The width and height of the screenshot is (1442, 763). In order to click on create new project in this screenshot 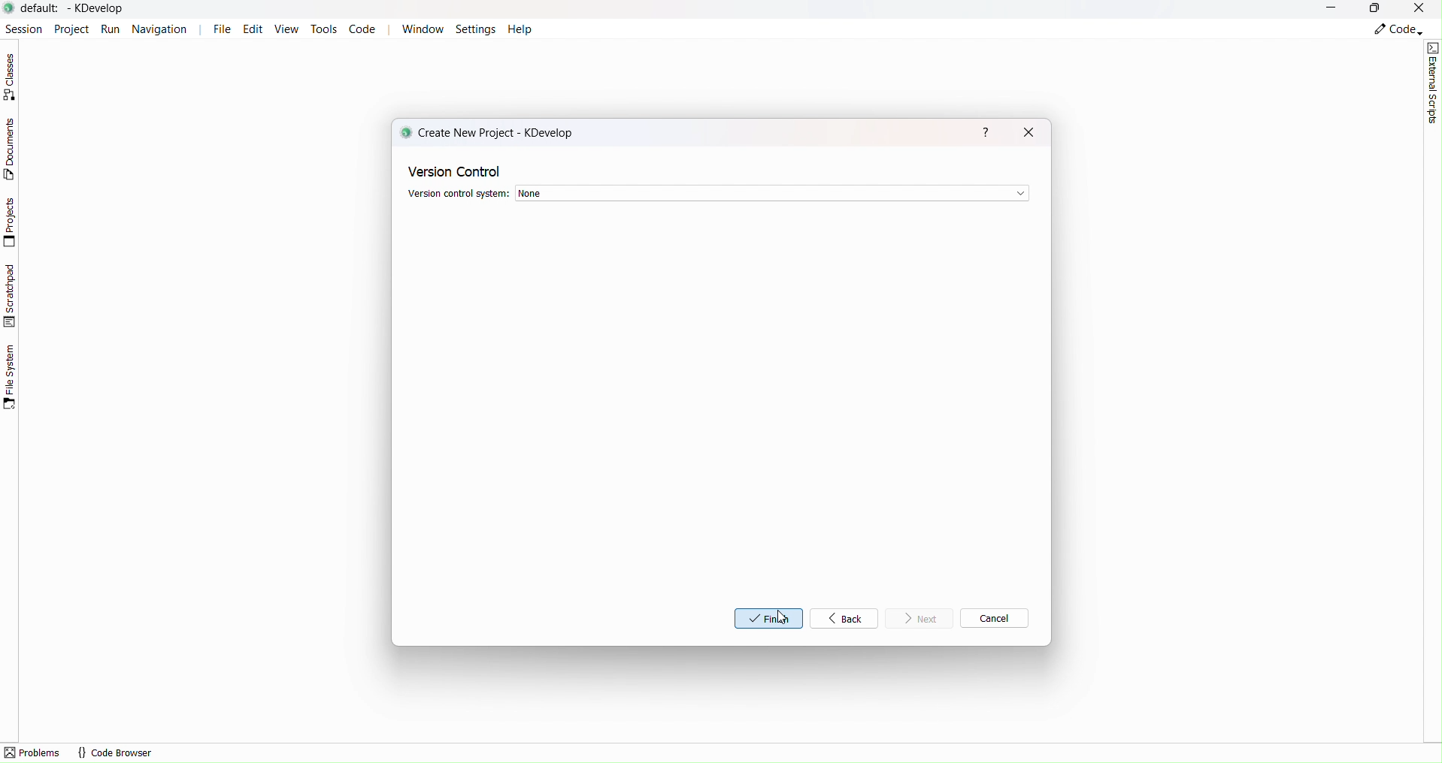, I will do `click(486, 132)`.